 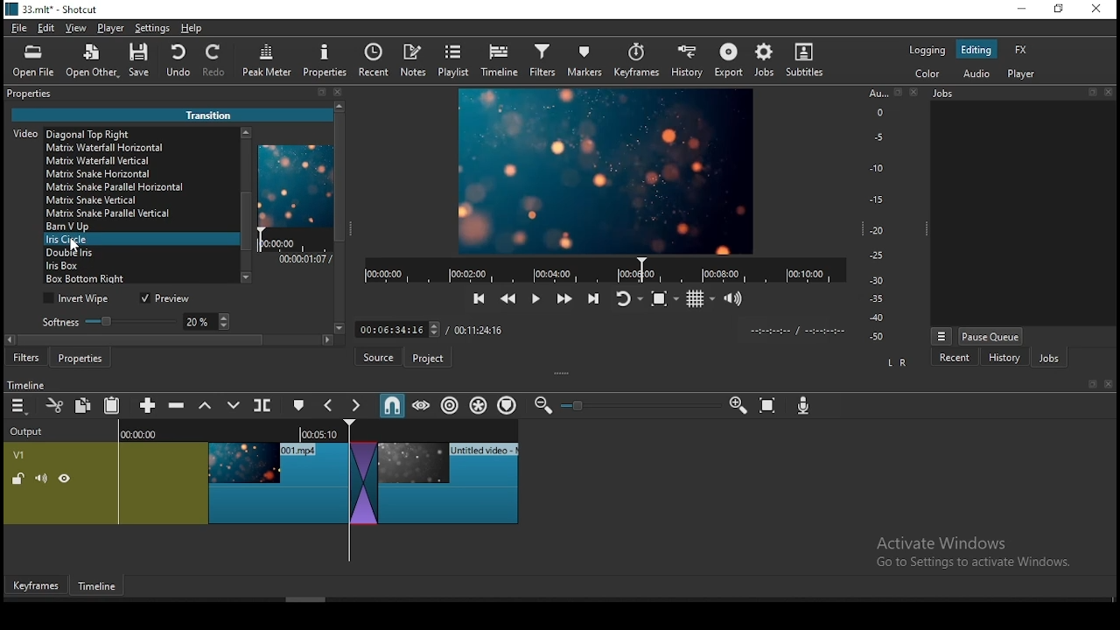 What do you see at coordinates (1094, 93) in the screenshot?
I see `` at bounding box center [1094, 93].